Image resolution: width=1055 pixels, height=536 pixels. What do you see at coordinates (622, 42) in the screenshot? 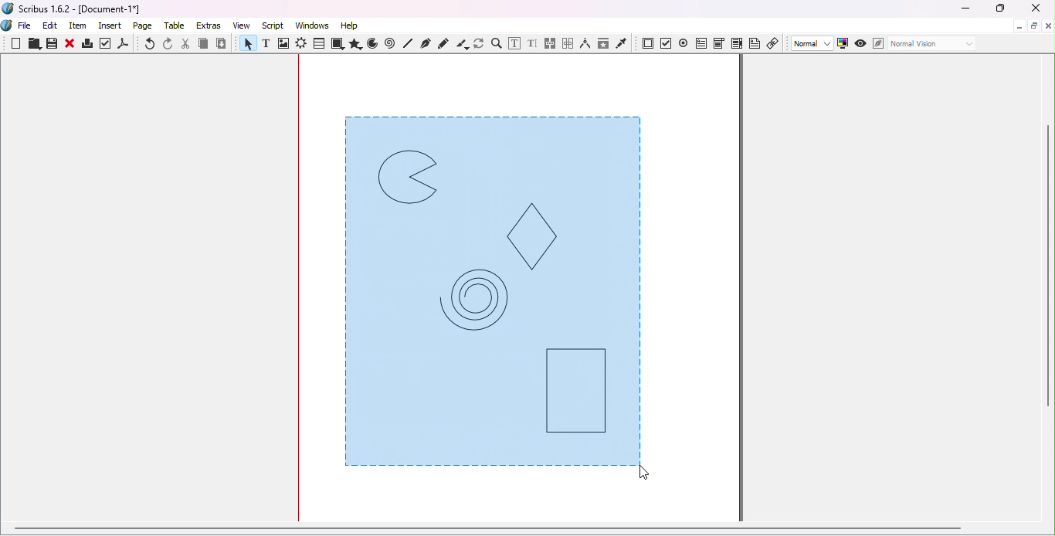
I see `Eye dropper` at bounding box center [622, 42].